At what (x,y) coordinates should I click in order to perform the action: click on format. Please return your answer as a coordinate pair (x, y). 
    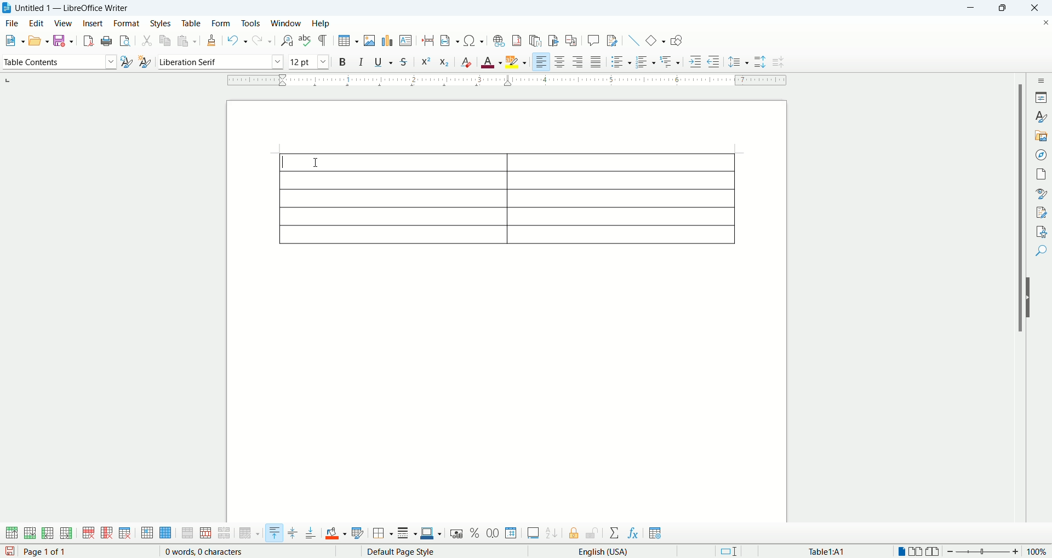
    Looking at the image, I should click on (127, 23).